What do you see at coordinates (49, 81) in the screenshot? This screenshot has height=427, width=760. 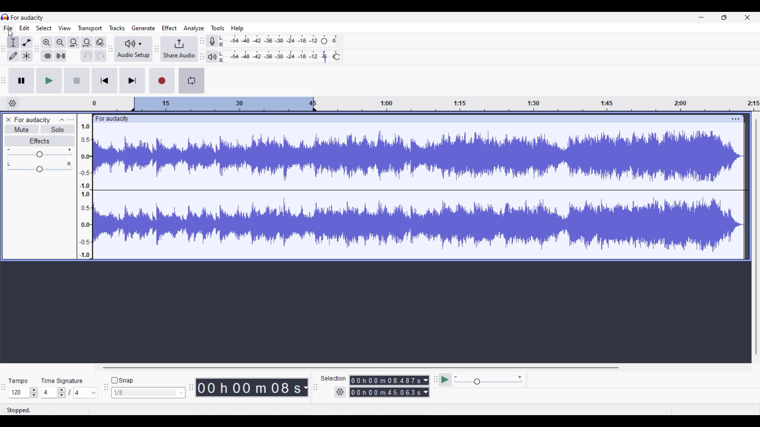 I see `Play/Play once` at bounding box center [49, 81].